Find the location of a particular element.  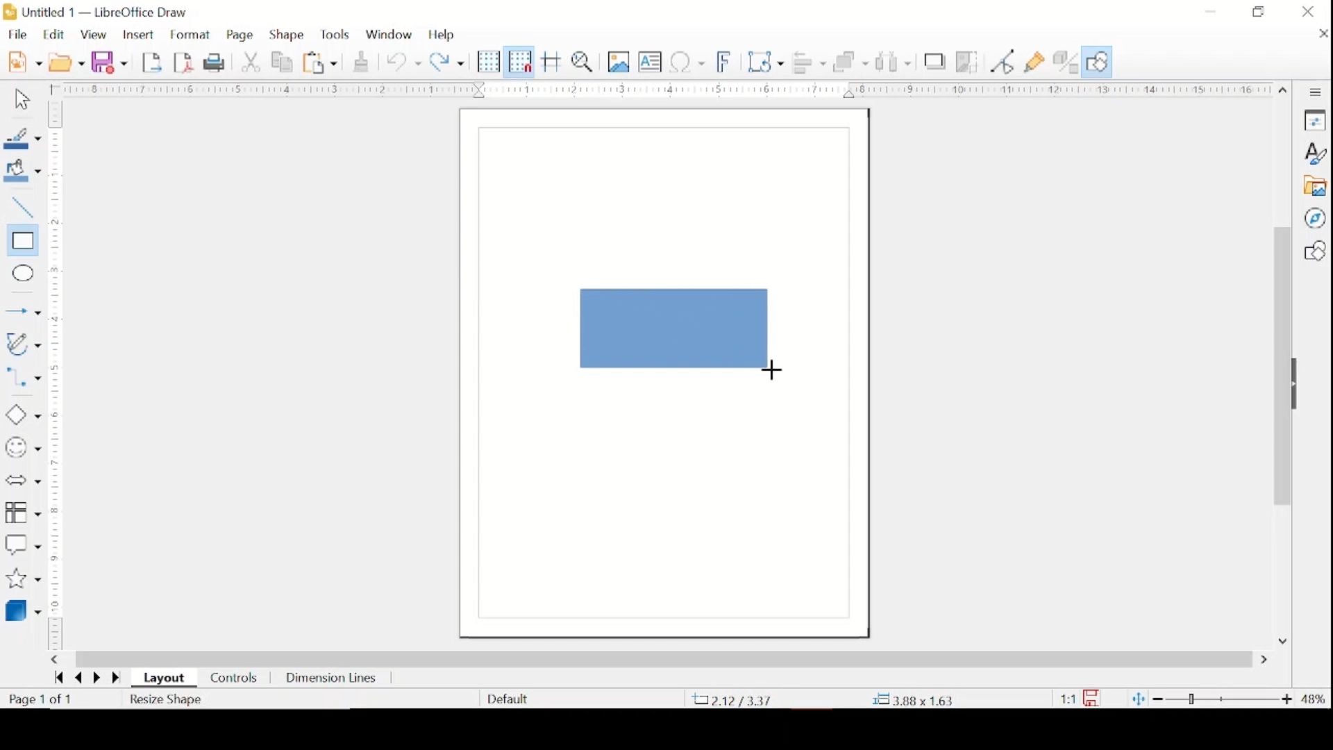

insert fontwork text is located at coordinates (725, 60).